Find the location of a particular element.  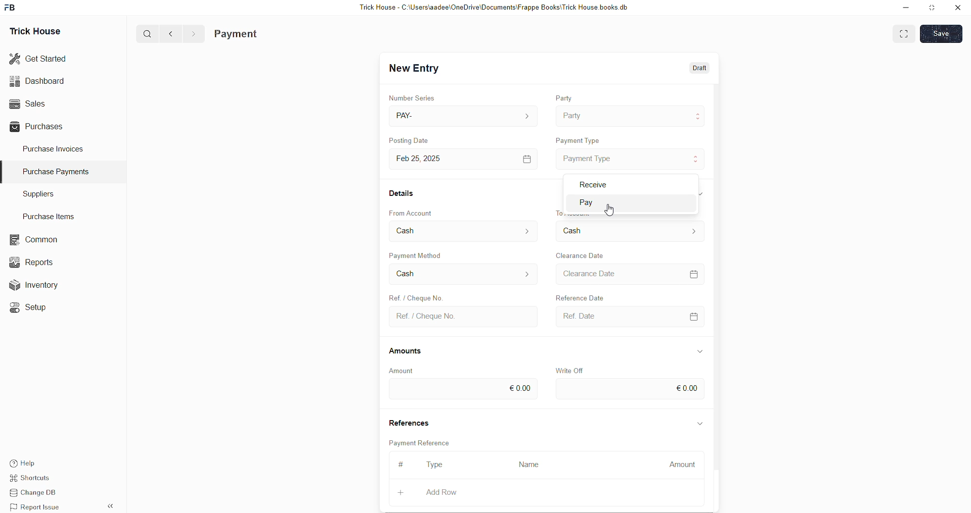

CALENDER is located at coordinates (694, 316).